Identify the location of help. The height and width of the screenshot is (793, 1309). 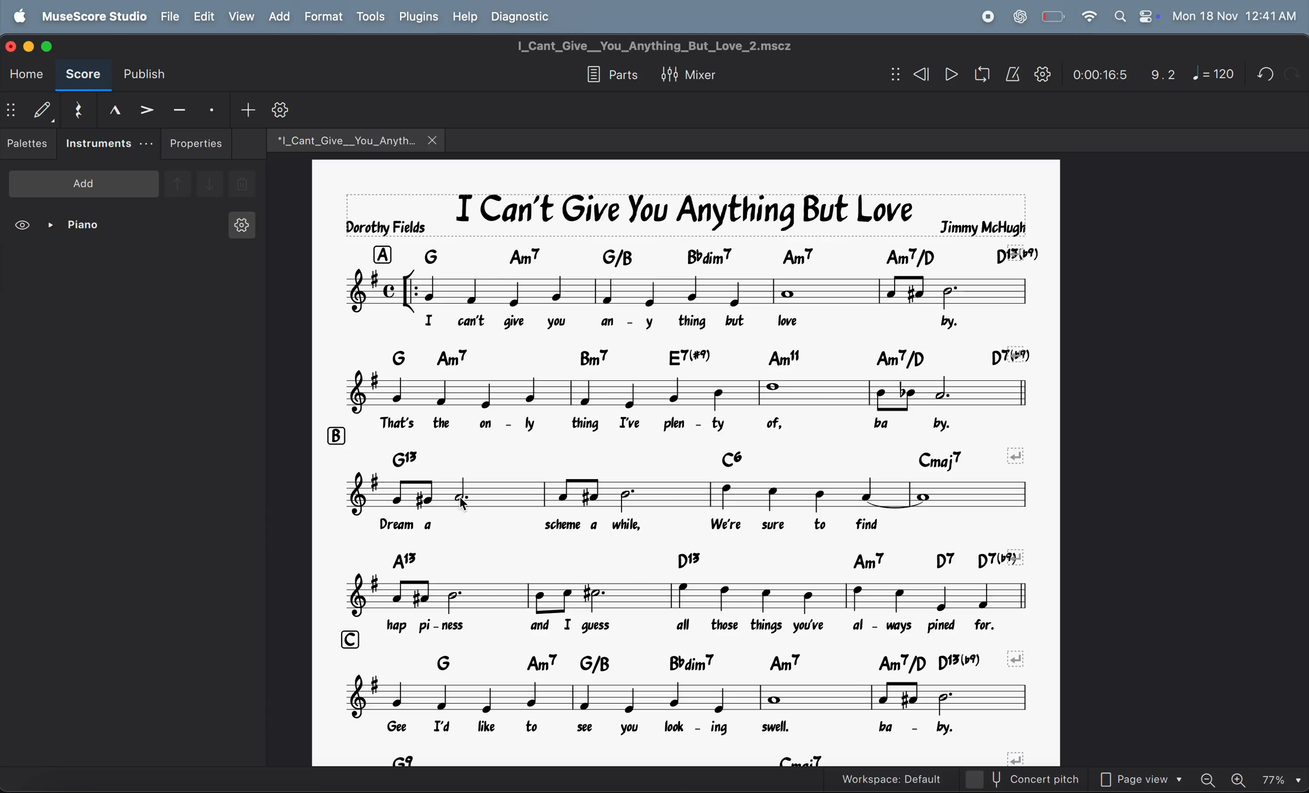
(464, 17).